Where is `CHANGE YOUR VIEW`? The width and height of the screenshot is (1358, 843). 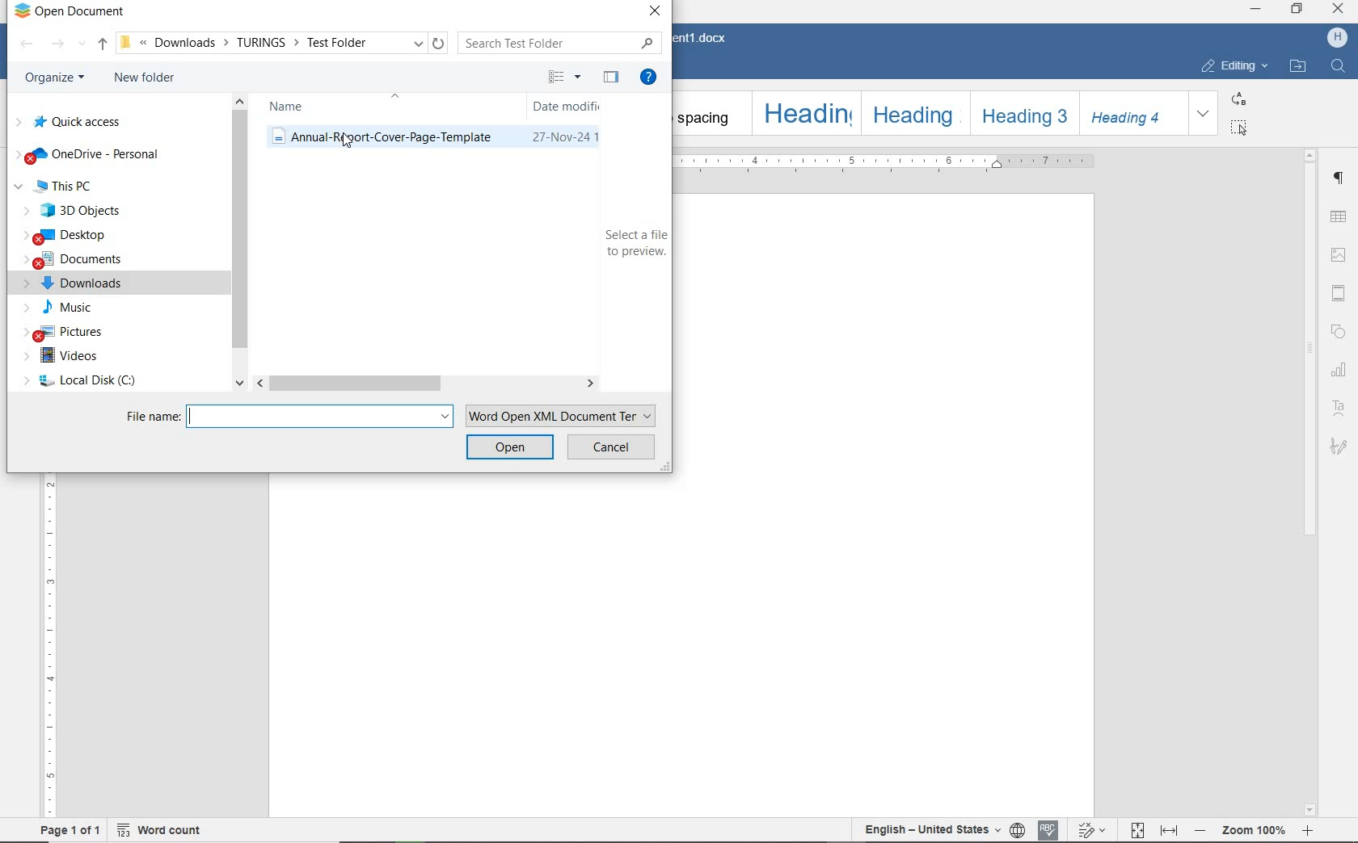
CHANGE YOUR VIEW is located at coordinates (563, 77).